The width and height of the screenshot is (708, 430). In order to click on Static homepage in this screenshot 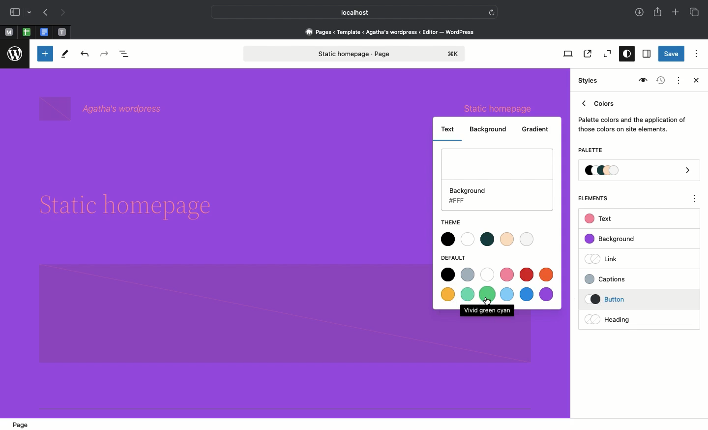, I will do `click(496, 108)`.